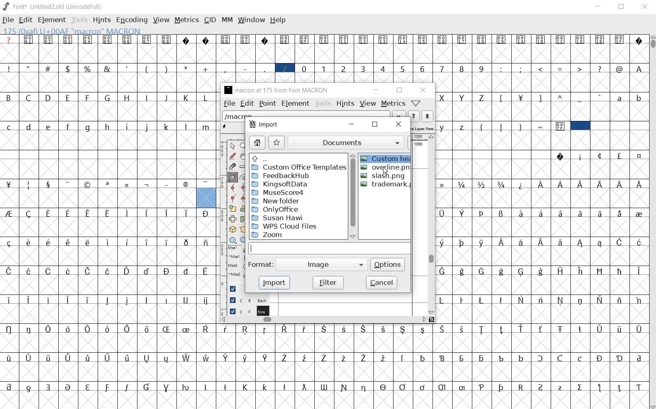 The image size is (656, 409). I want to click on Symbol, so click(424, 387).